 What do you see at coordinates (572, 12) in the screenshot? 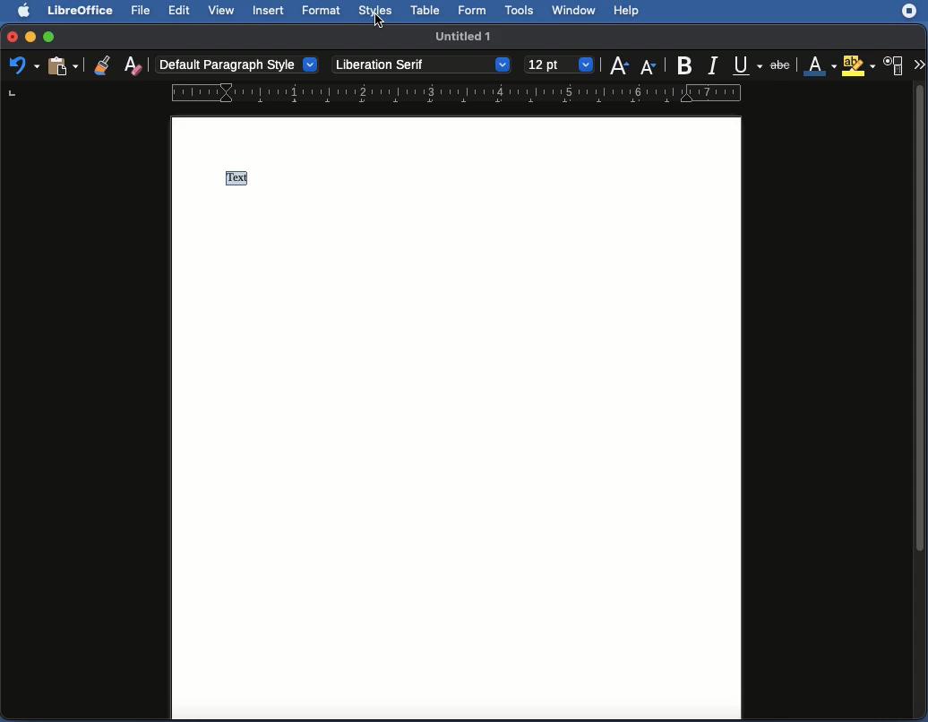
I see `Window` at bounding box center [572, 12].